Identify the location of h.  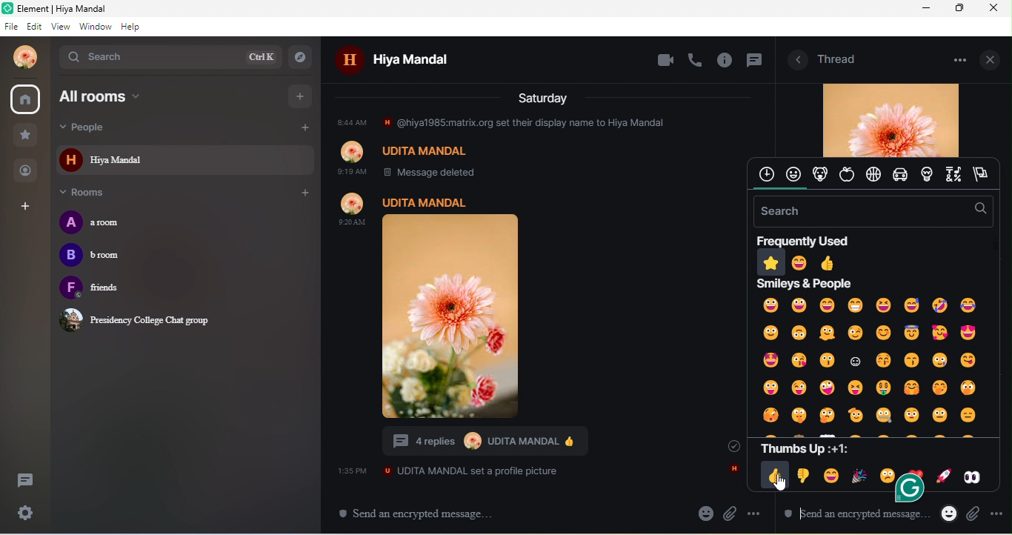
(733, 470).